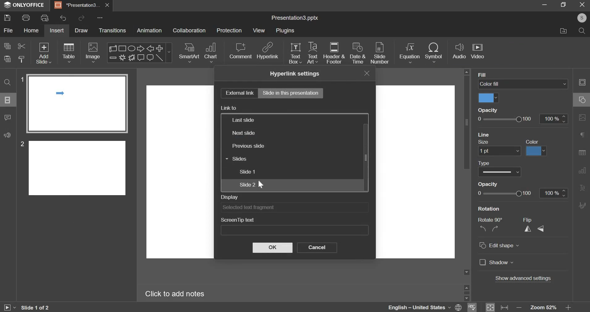 This screenshot has width=590, height=312. What do you see at coordinates (536, 151) in the screenshot?
I see `line color` at bounding box center [536, 151].